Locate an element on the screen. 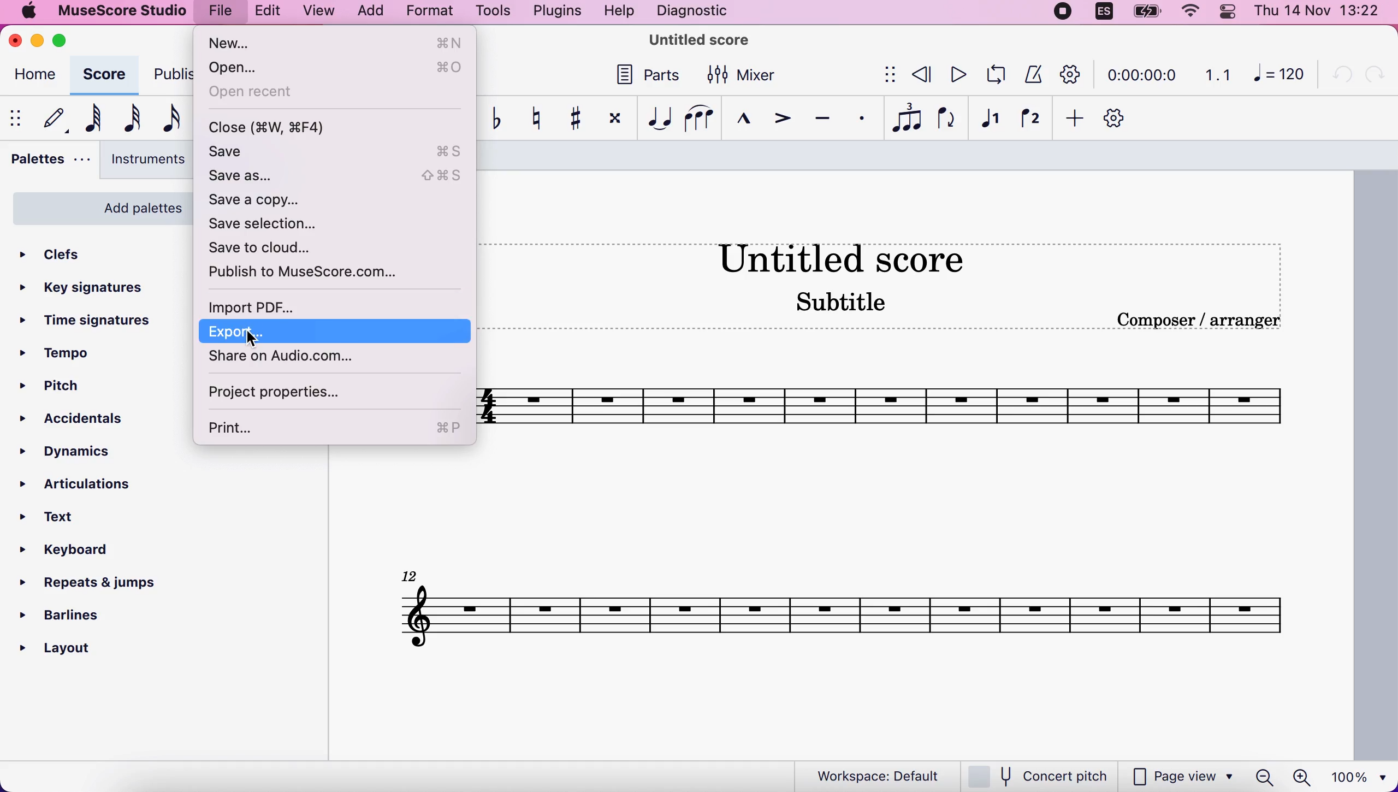 Image resolution: width=1398 pixels, height=792 pixels. parts is located at coordinates (650, 78).